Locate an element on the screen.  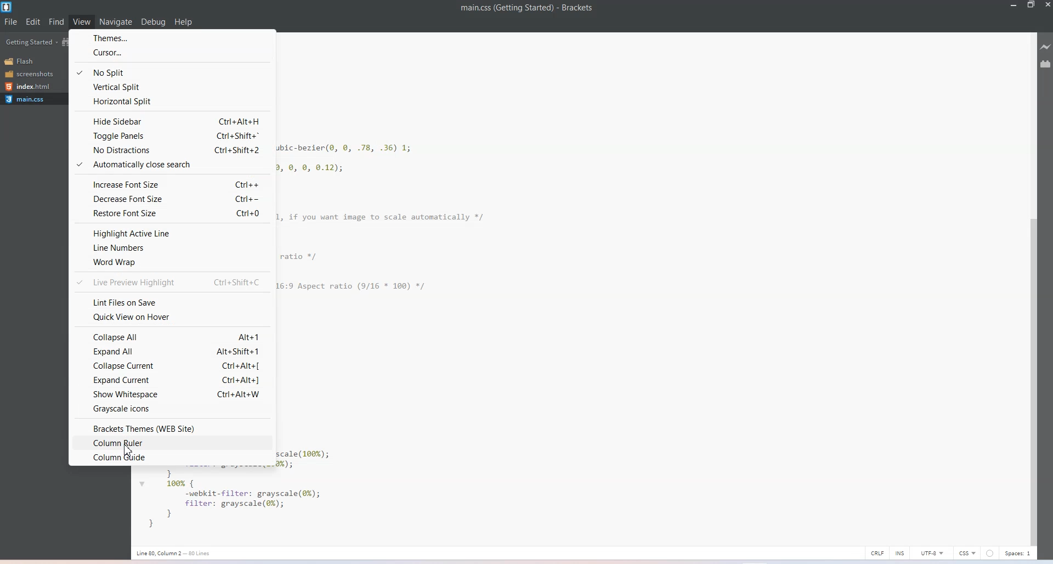
 is located at coordinates (990, 553).